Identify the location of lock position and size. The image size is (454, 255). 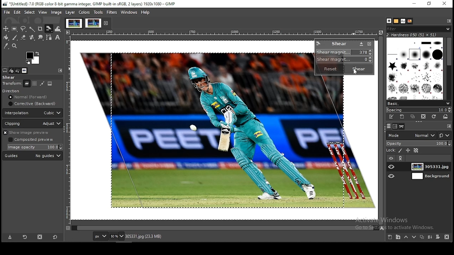
(409, 151).